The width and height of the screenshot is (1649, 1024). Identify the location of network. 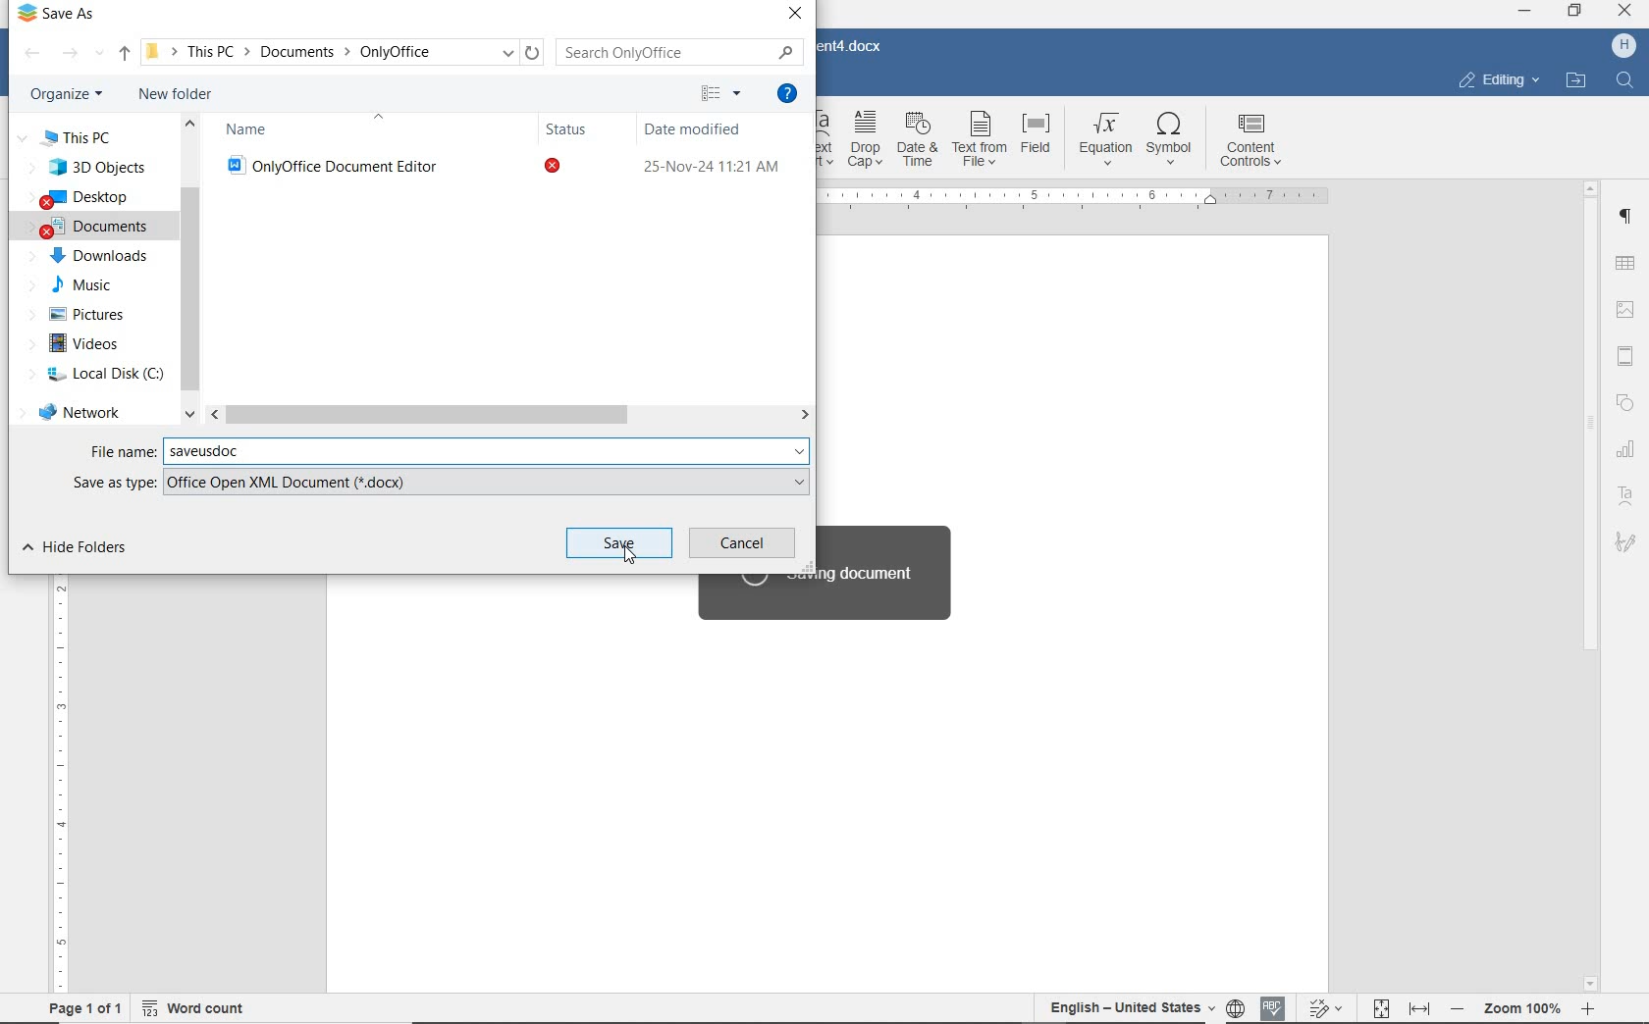
(84, 411).